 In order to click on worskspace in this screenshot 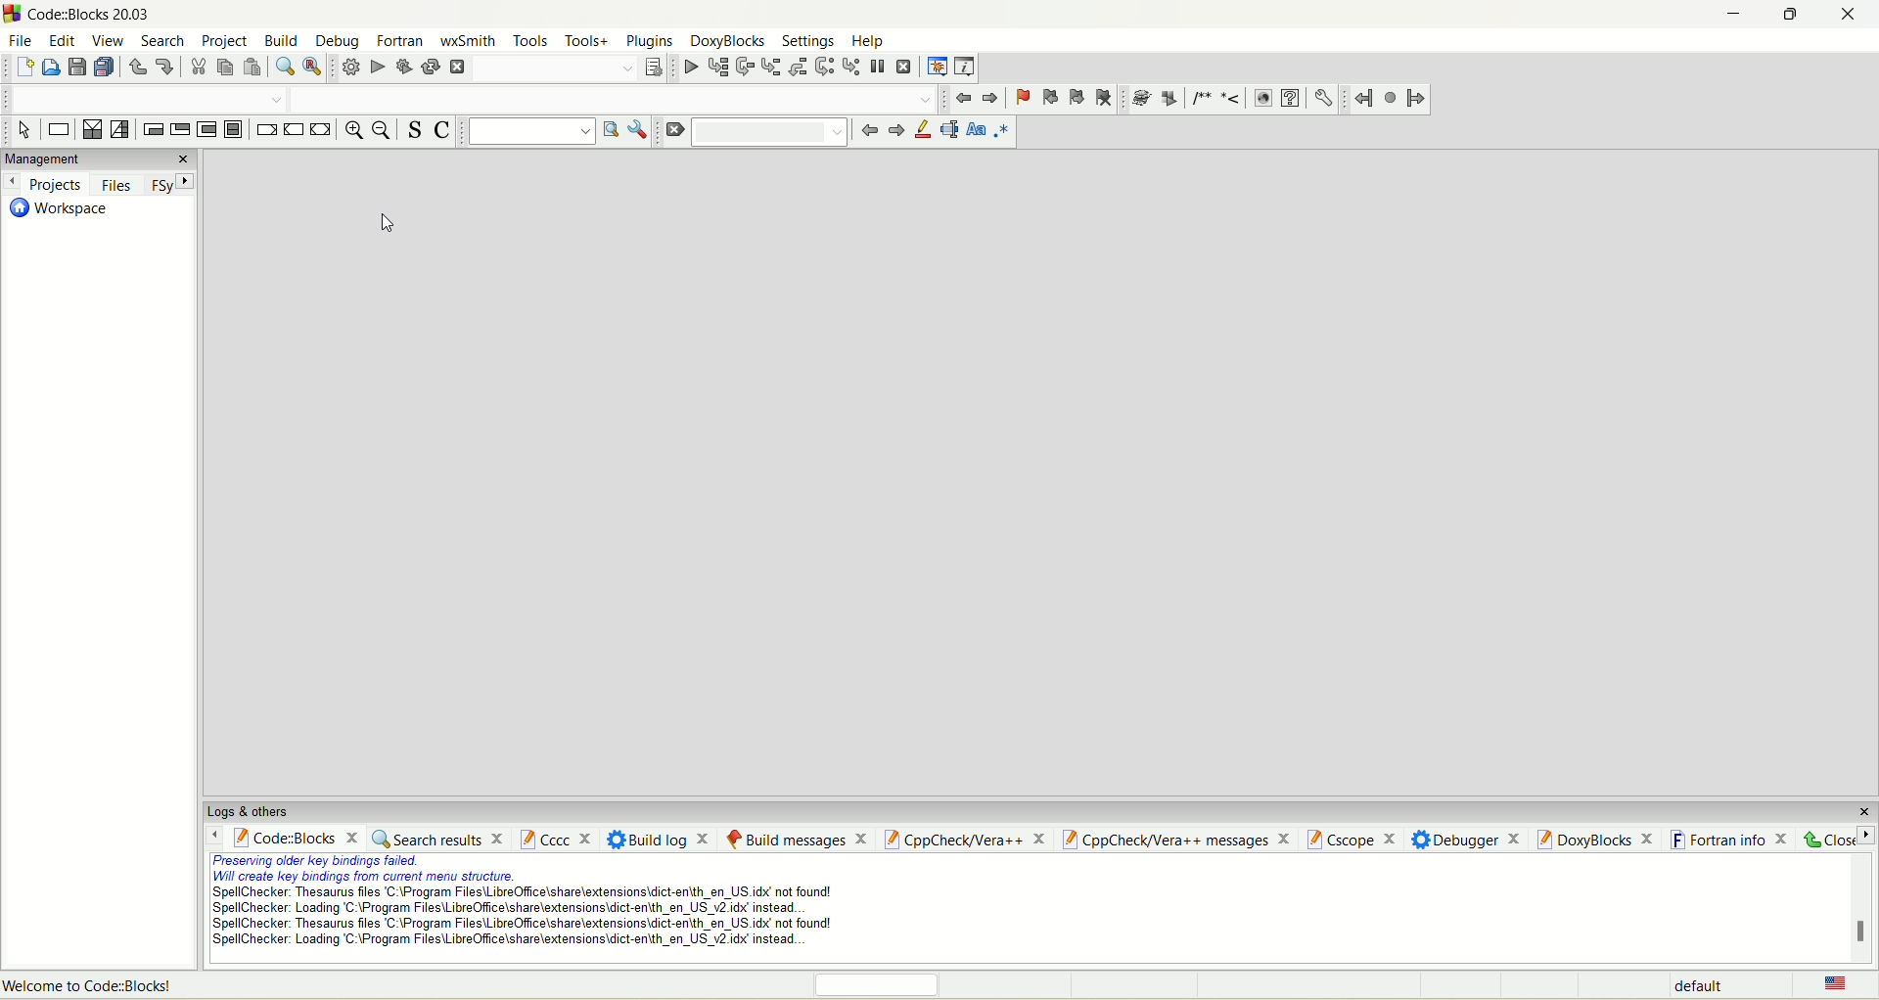, I will do `click(1044, 477)`.